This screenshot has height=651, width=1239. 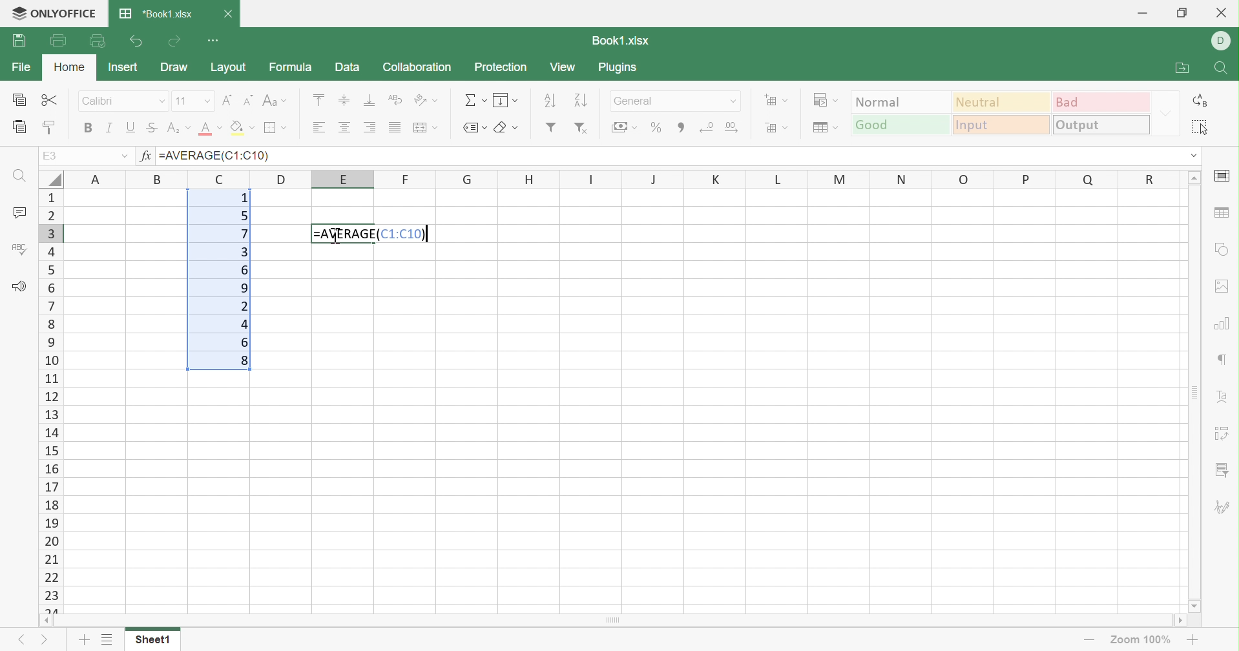 I want to click on Fill color, so click(x=242, y=127).